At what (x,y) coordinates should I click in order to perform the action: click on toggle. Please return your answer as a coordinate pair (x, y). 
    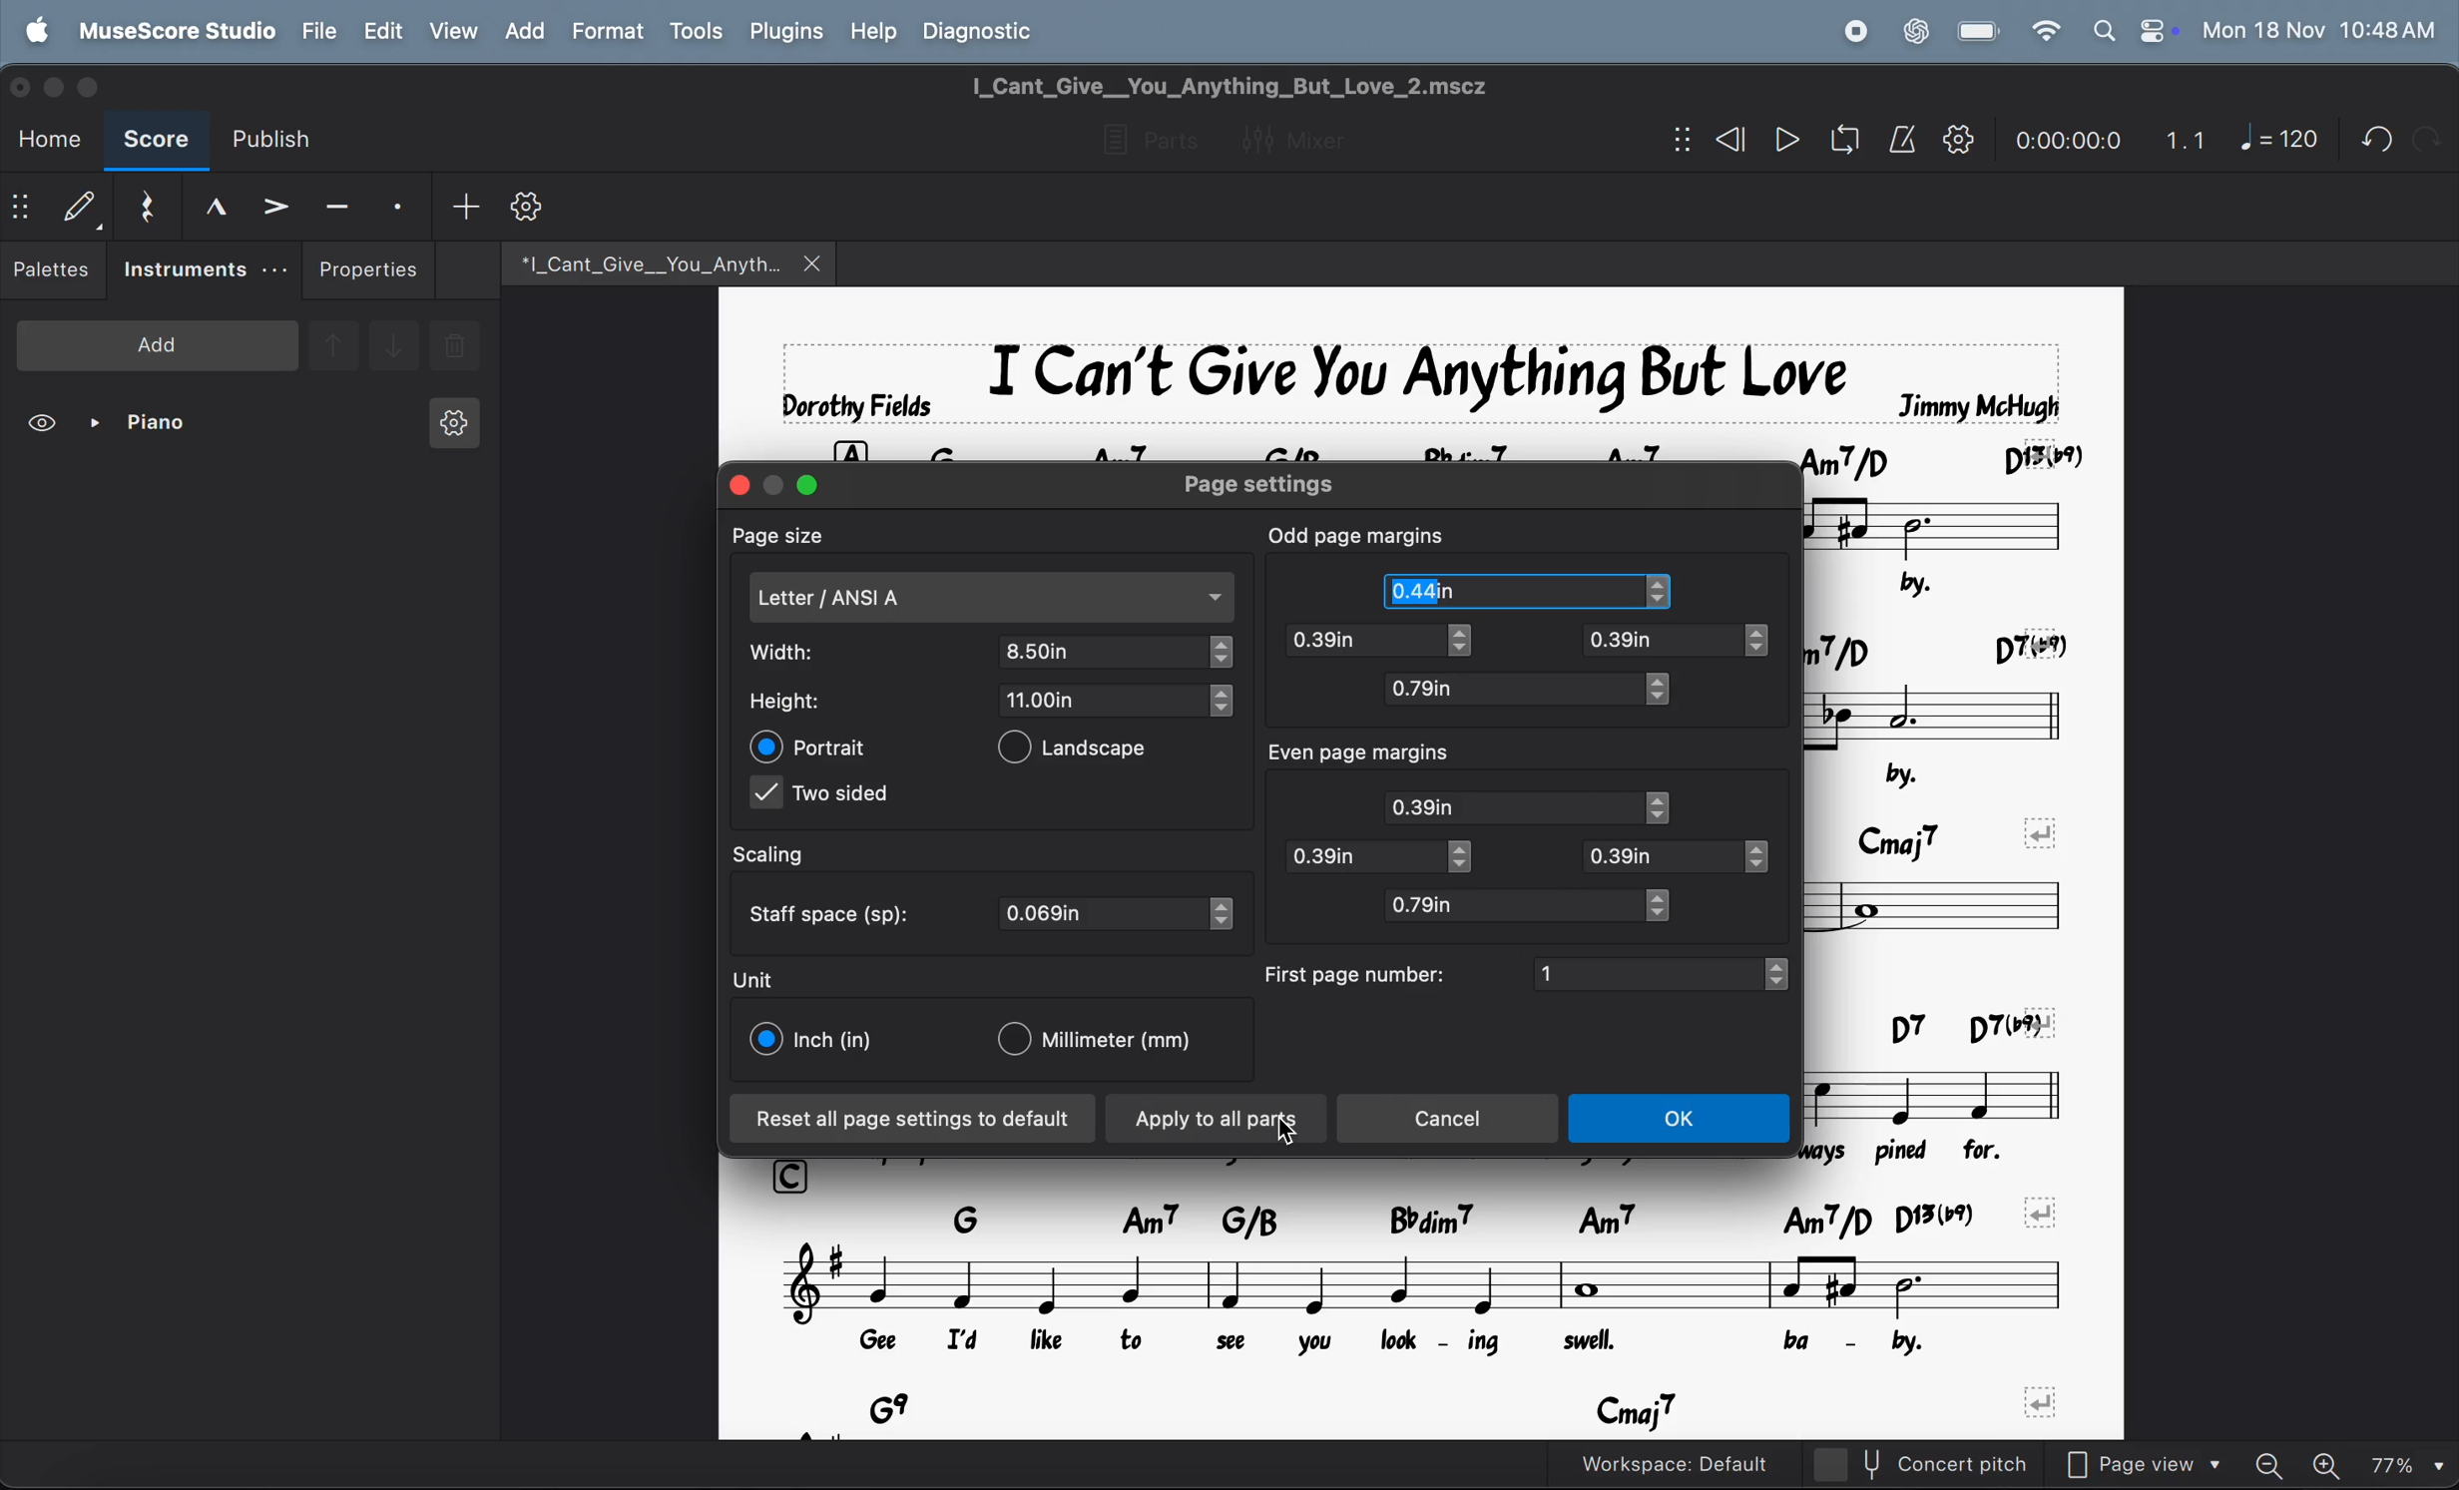
    Looking at the image, I should click on (1784, 974).